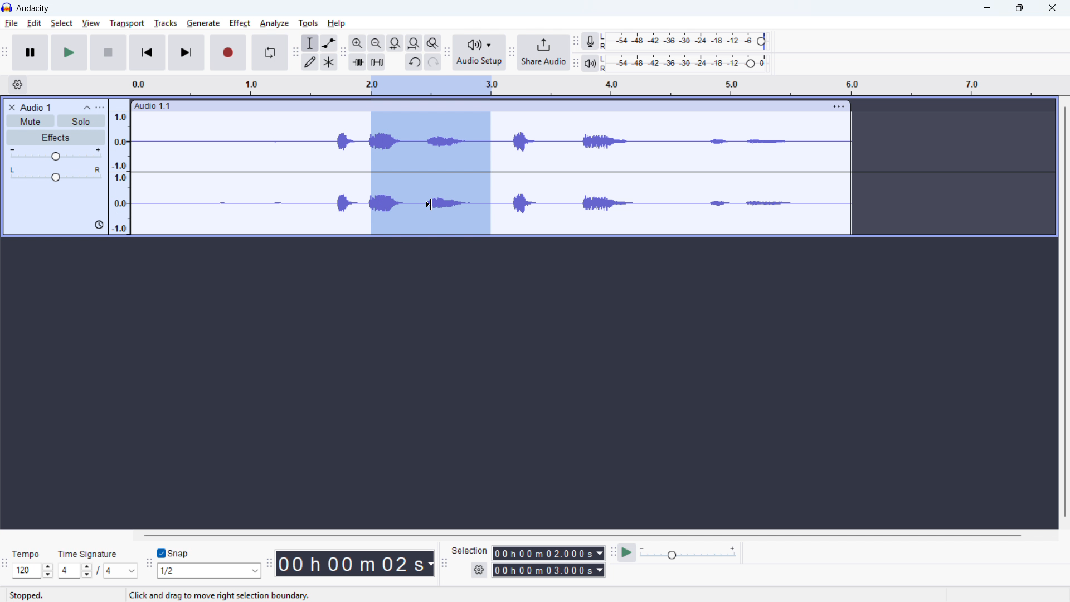  What do you see at coordinates (988, 9) in the screenshot?
I see `minimise` at bounding box center [988, 9].